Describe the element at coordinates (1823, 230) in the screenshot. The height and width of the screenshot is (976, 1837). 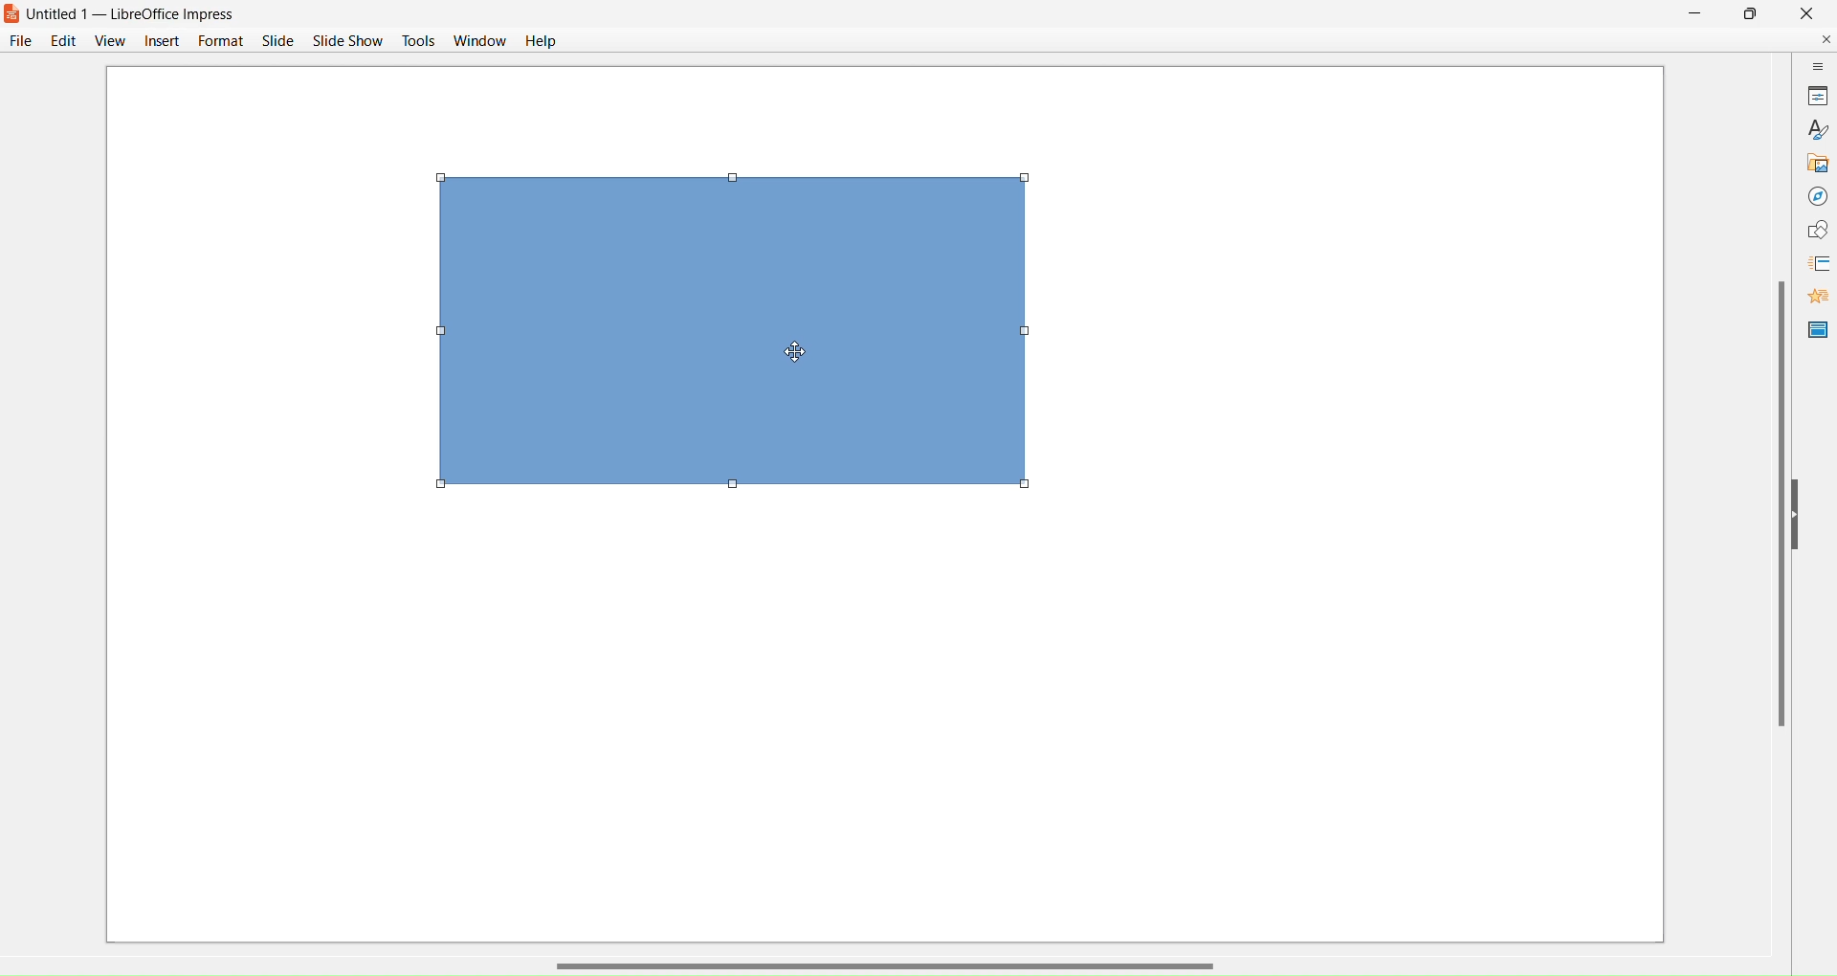
I see `Shapes` at that location.